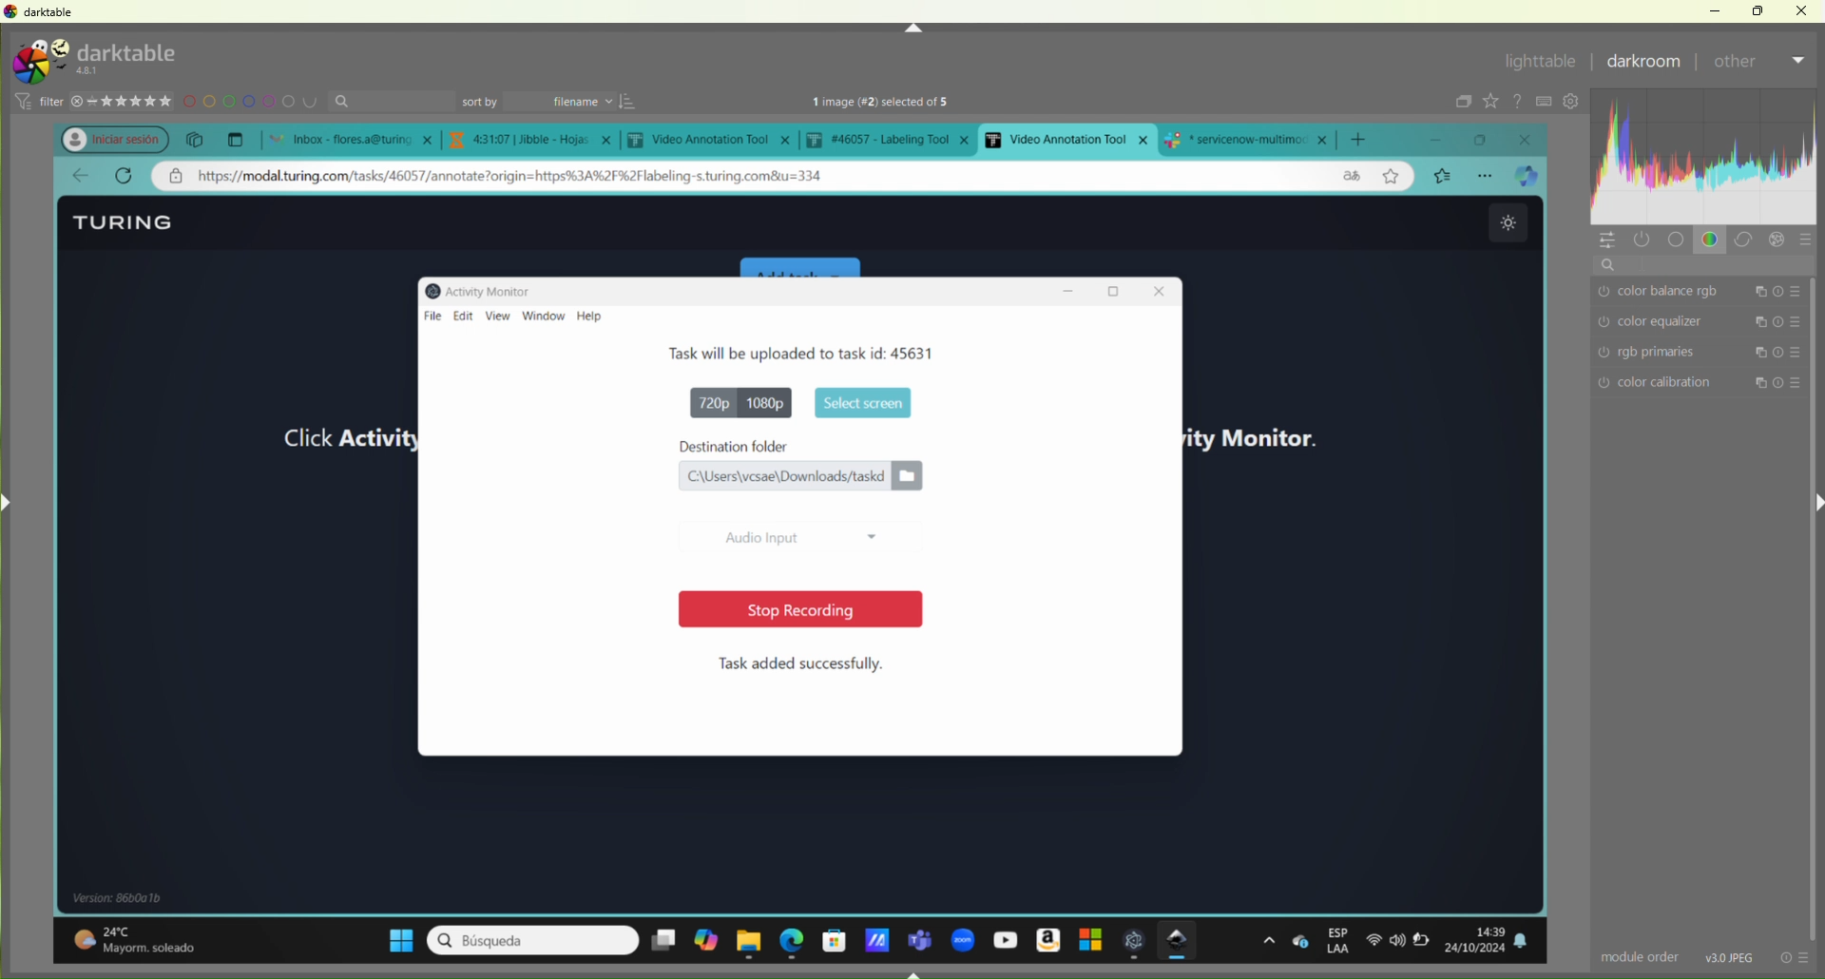  Describe the element at coordinates (770, 402) in the screenshot. I see `1080p` at that location.